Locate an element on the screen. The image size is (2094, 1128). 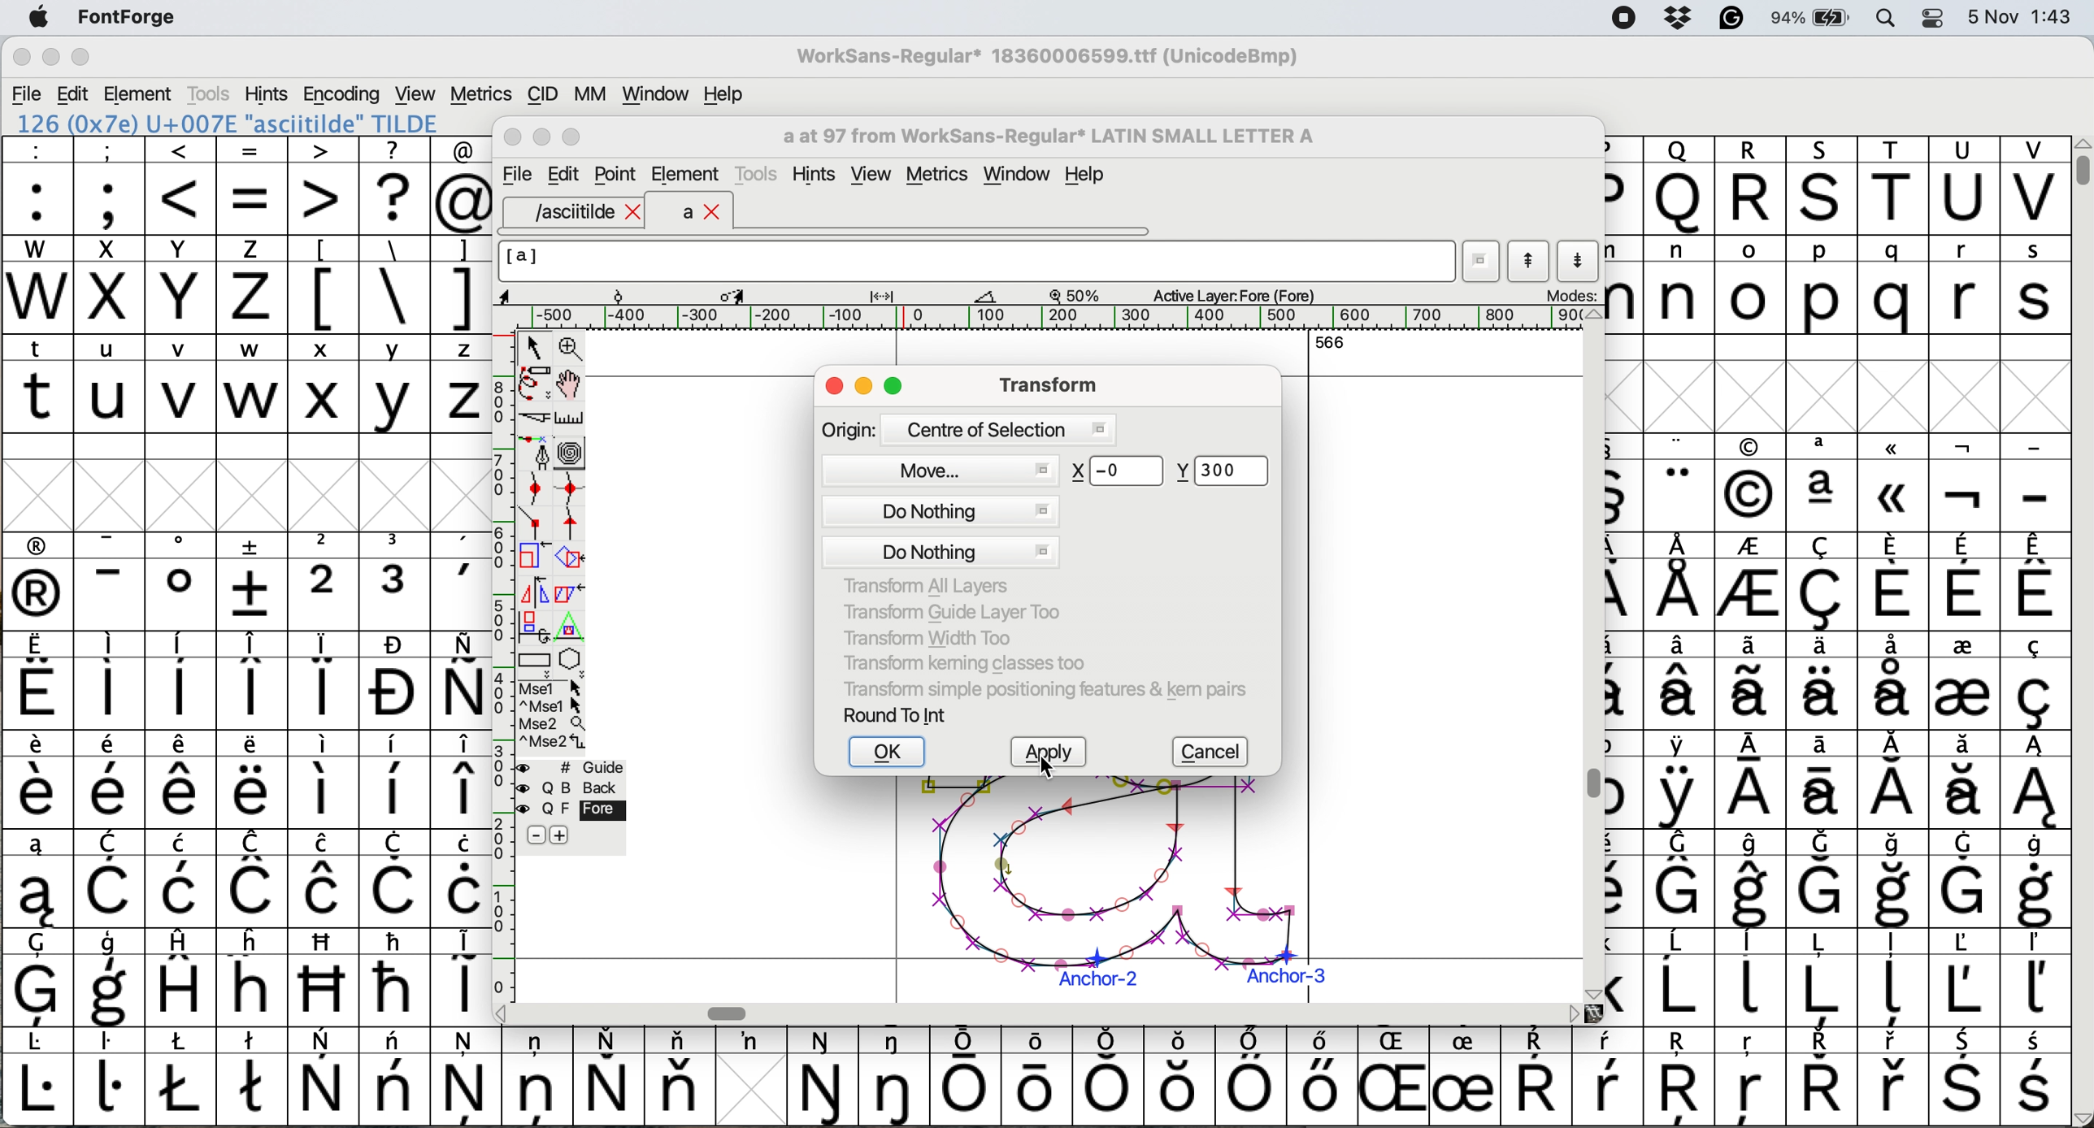
symbol is located at coordinates (396, 1076).